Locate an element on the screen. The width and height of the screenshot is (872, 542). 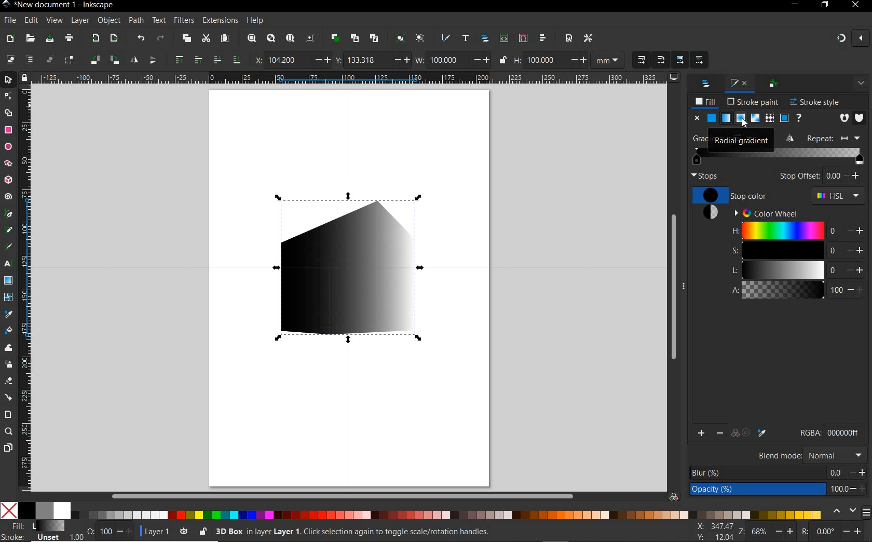
BLUR & OPACITY is located at coordinates (757, 481).